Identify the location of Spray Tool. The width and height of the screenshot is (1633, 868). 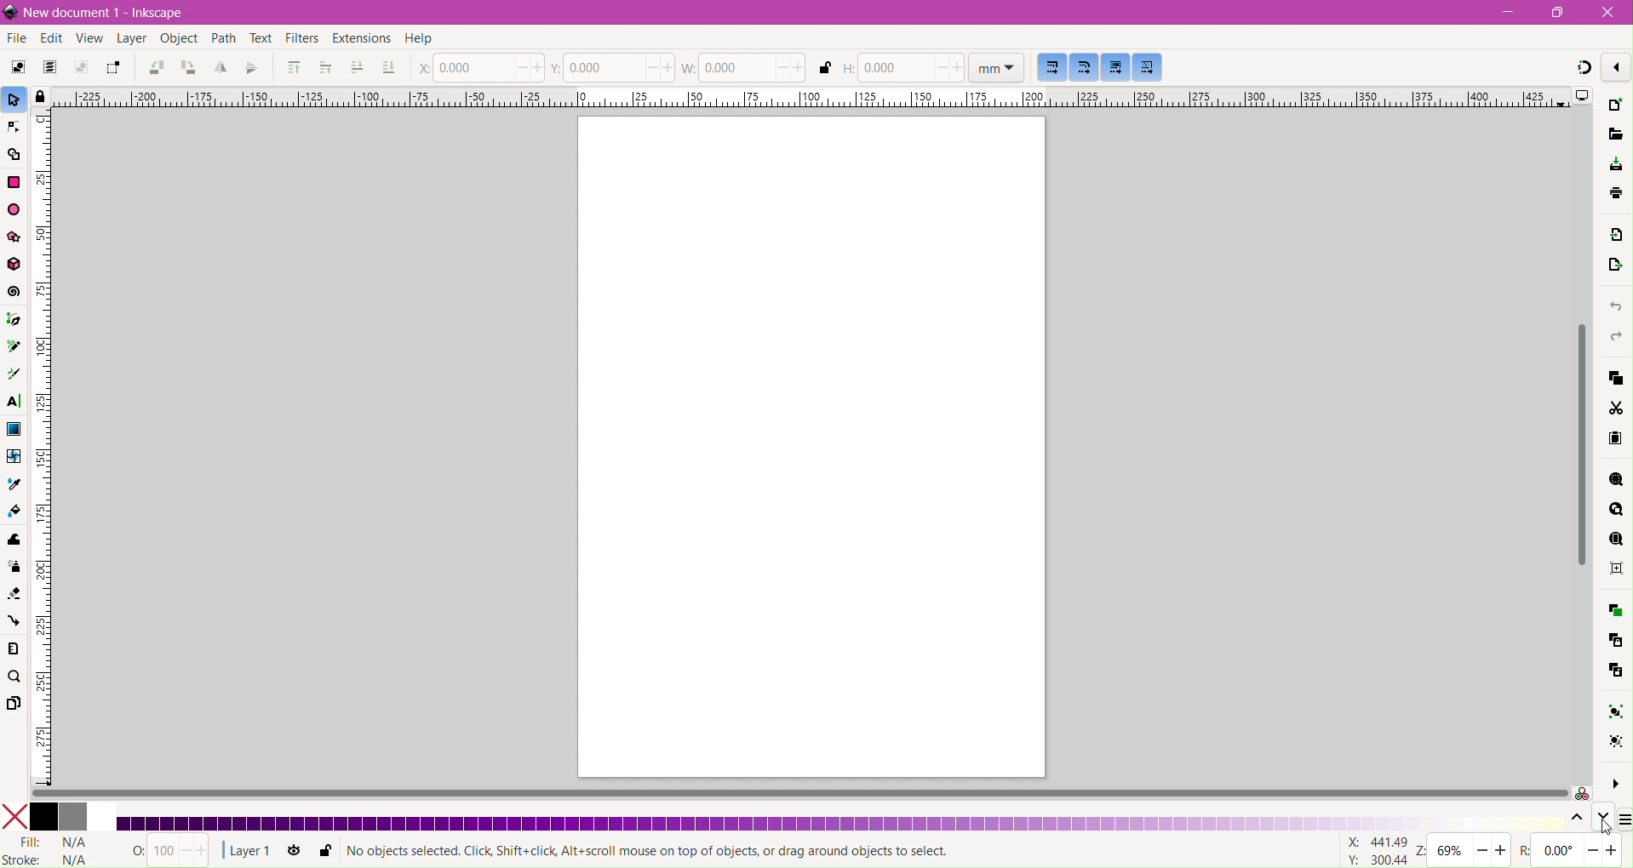
(14, 567).